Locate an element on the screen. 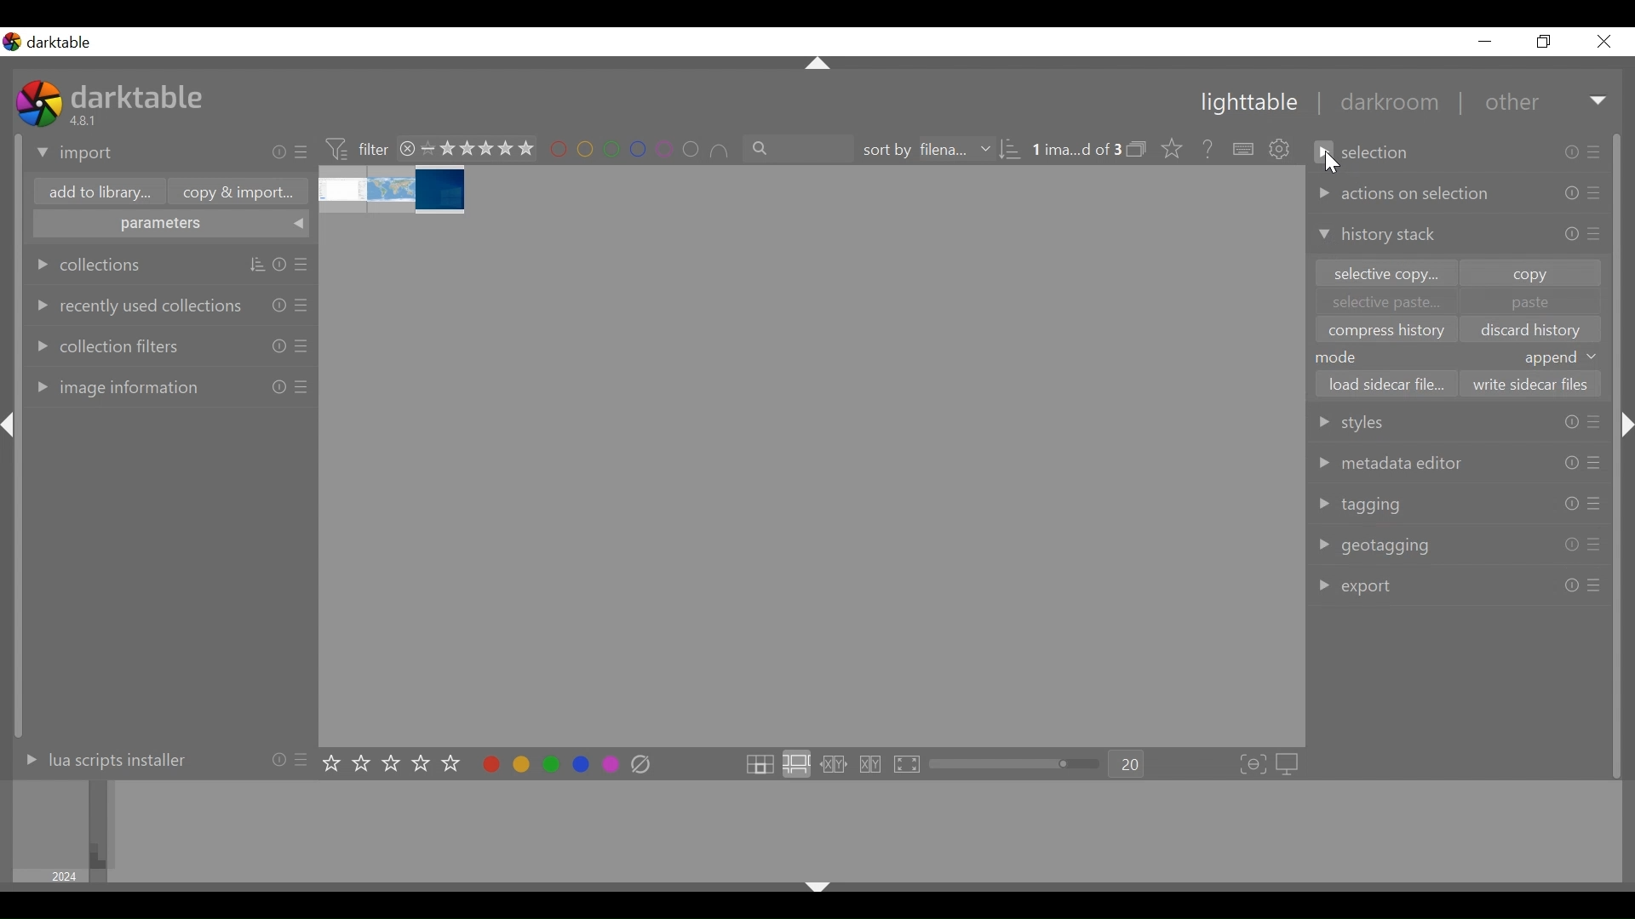  range rating is located at coordinates (478, 150).